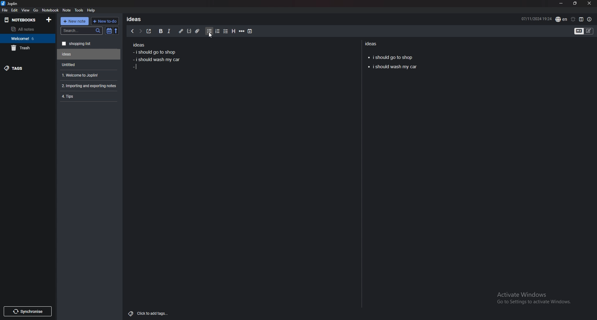  What do you see at coordinates (138, 45) in the screenshot?
I see `ideas` at bounding box center [138, 45].